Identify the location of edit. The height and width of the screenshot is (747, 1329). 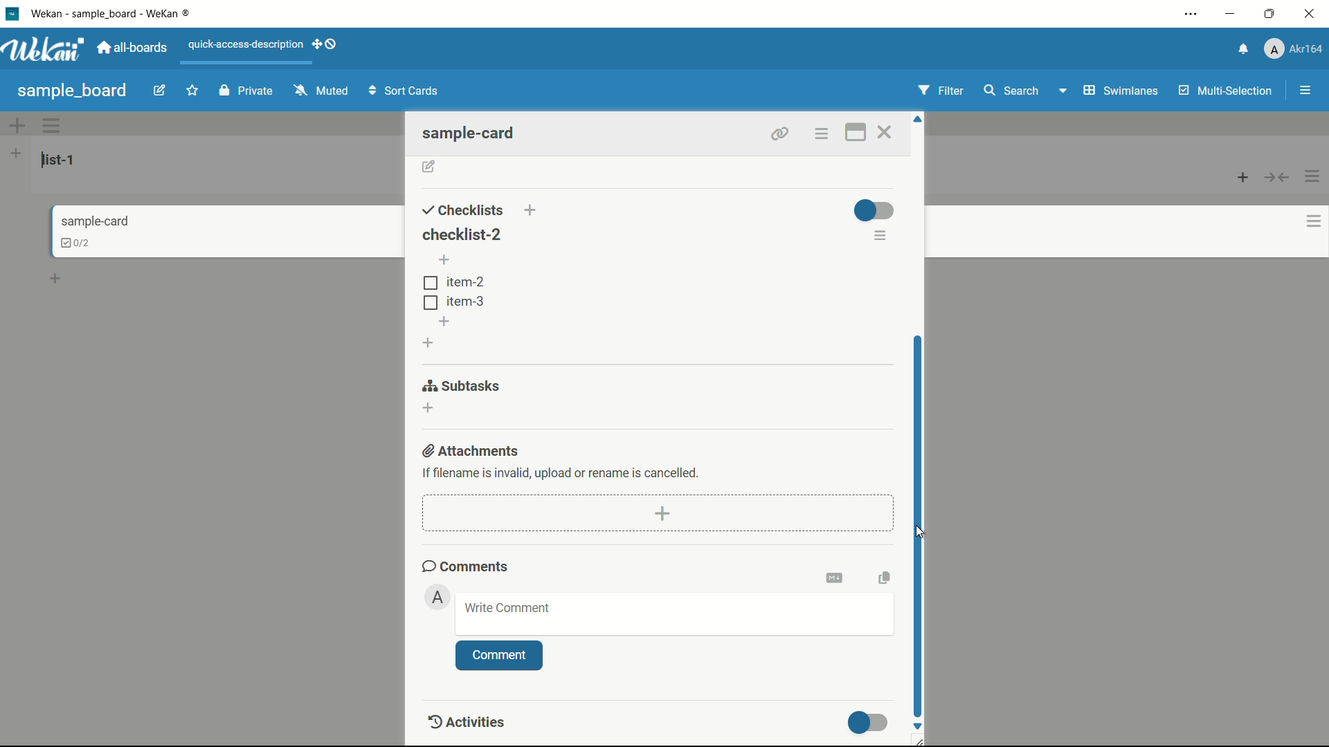
(161, 92).